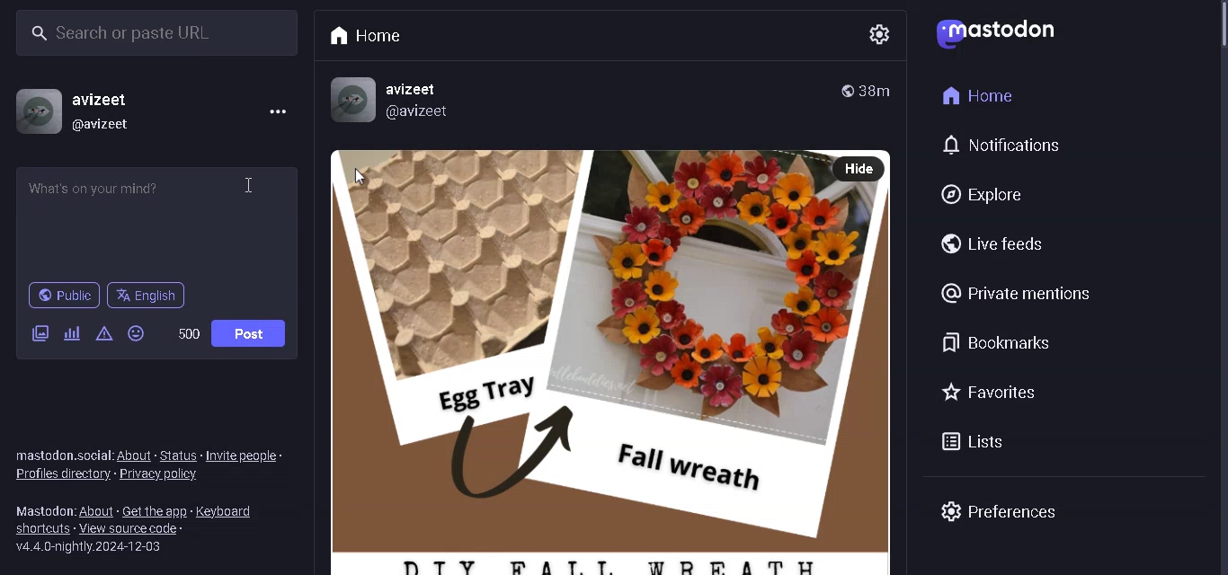 The width and height of the screenshot is (1228, 575). What do you see at coordinates (133, 528) in the screenshot?
I see `view source code` at bounding box center [133, 528].